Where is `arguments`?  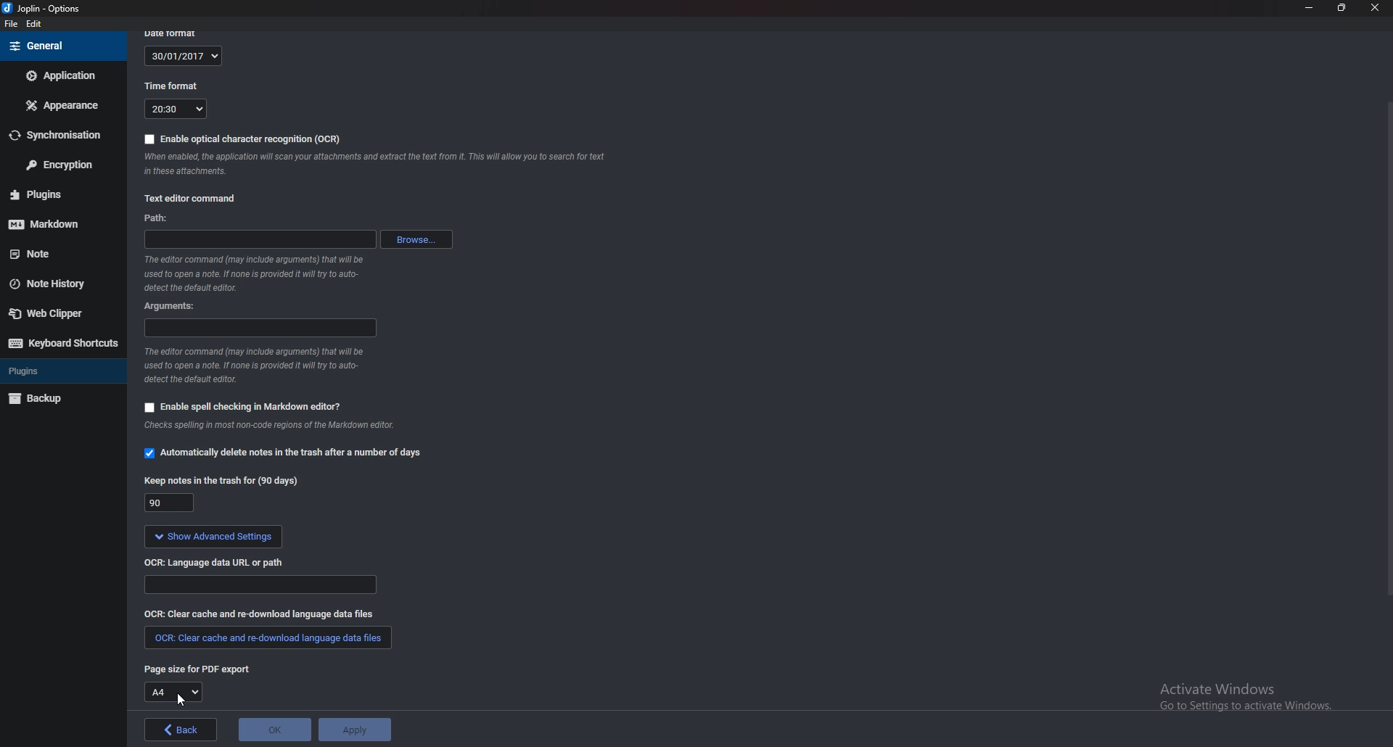
arguments is located at coordinates (258, 329).